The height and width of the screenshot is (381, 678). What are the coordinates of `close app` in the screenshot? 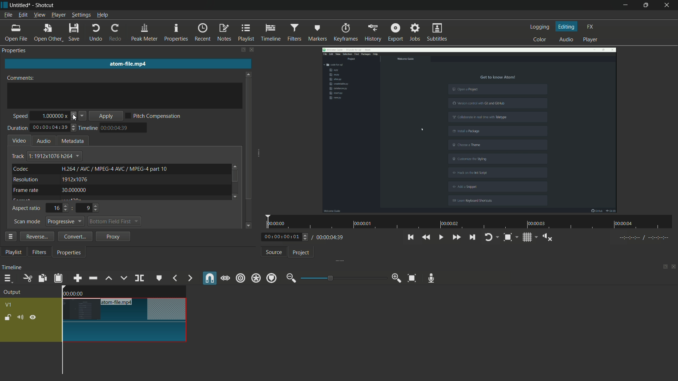 It's located at (667, 5).